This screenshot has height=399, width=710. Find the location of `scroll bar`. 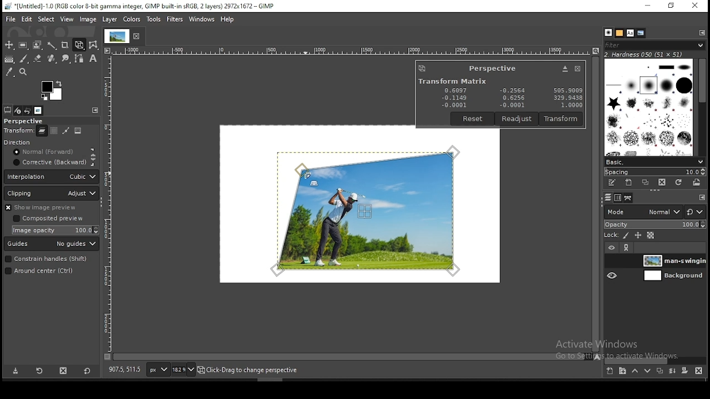

scroll bar is located at coordinates (656, 359).